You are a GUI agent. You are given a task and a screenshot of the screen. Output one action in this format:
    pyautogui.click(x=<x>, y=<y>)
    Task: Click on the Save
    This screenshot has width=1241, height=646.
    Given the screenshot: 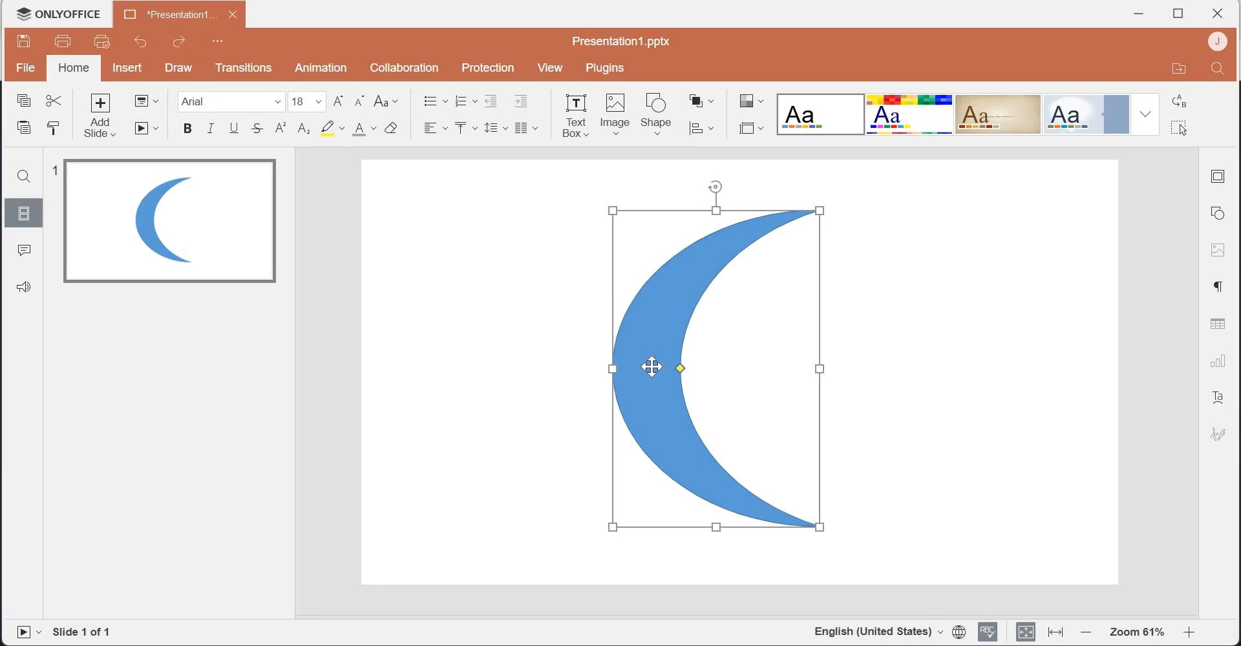 What is the action you would take?
    pyautogui.click(x=27, y=41)
    